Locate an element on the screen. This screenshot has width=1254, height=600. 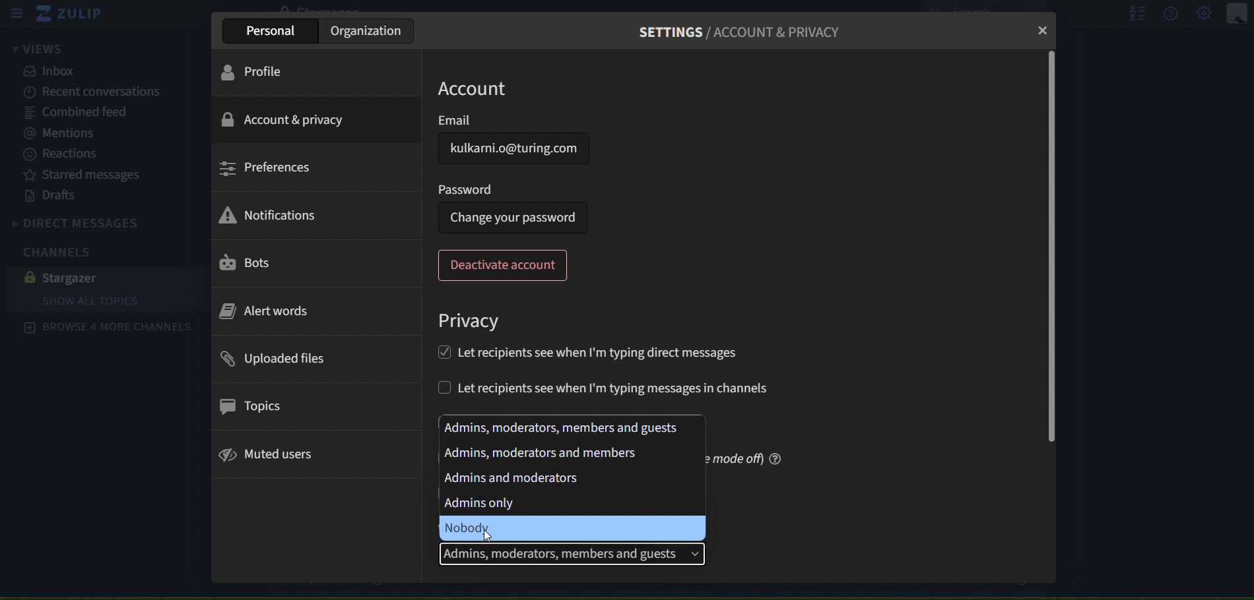
admins, moderators, members is located at coordinates (560, 453).